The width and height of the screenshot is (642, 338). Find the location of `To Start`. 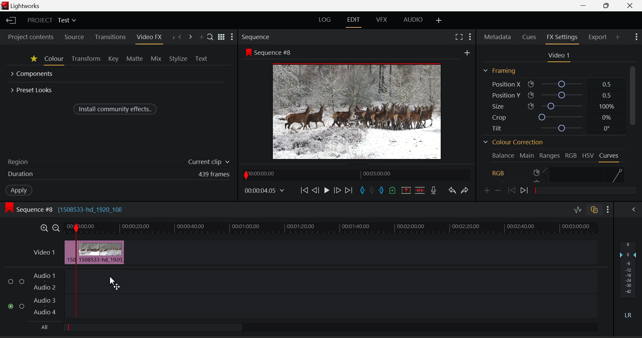

To Start is located at coordinates (305, 191).